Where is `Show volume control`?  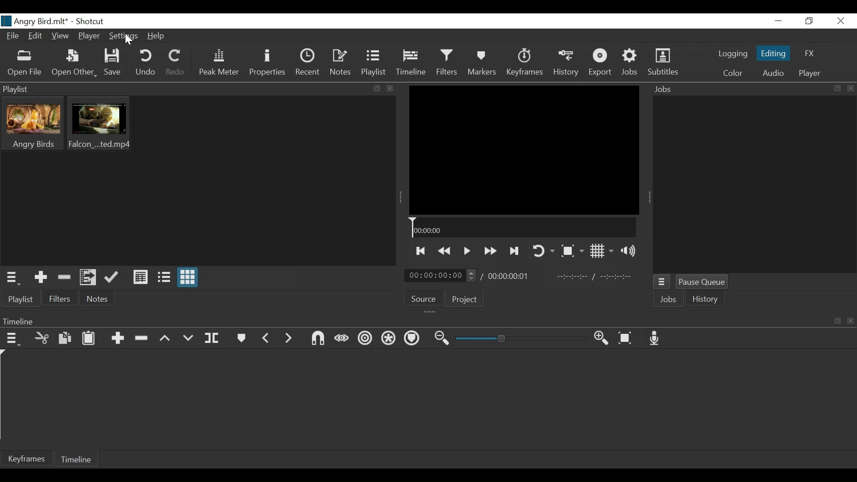 Show volume control is located at coordinates (628, 251).